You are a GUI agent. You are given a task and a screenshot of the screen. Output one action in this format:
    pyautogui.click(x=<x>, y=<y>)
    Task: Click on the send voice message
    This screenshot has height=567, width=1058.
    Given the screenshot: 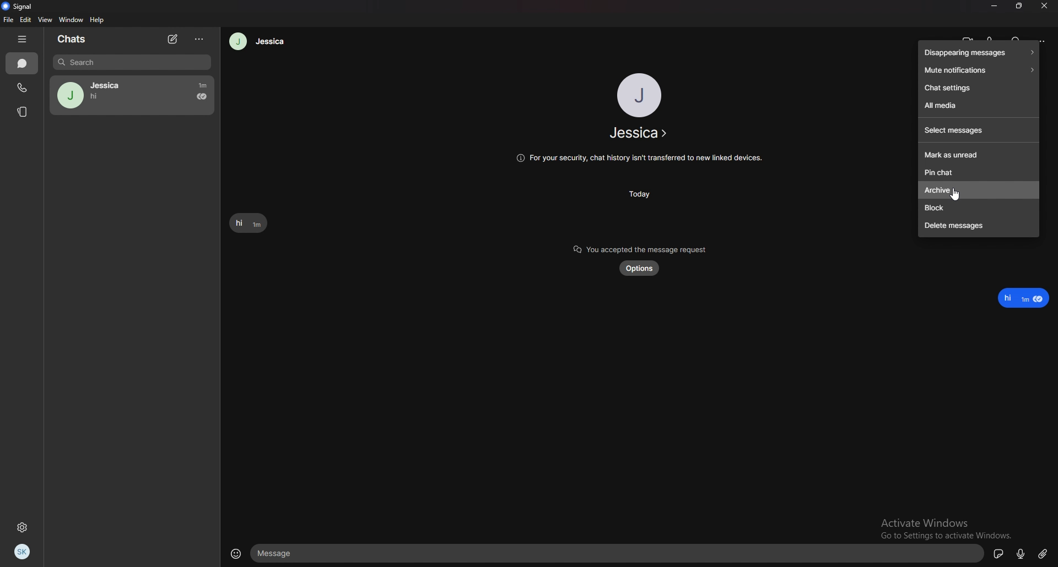 What is the action you would take?
    pyautogui.click(x=1020, y=554)
    